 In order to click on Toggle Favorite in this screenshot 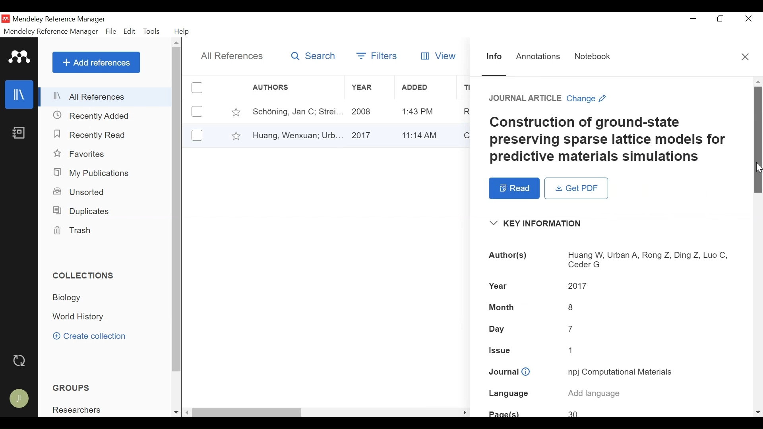, I will do `click(236, 112)`.